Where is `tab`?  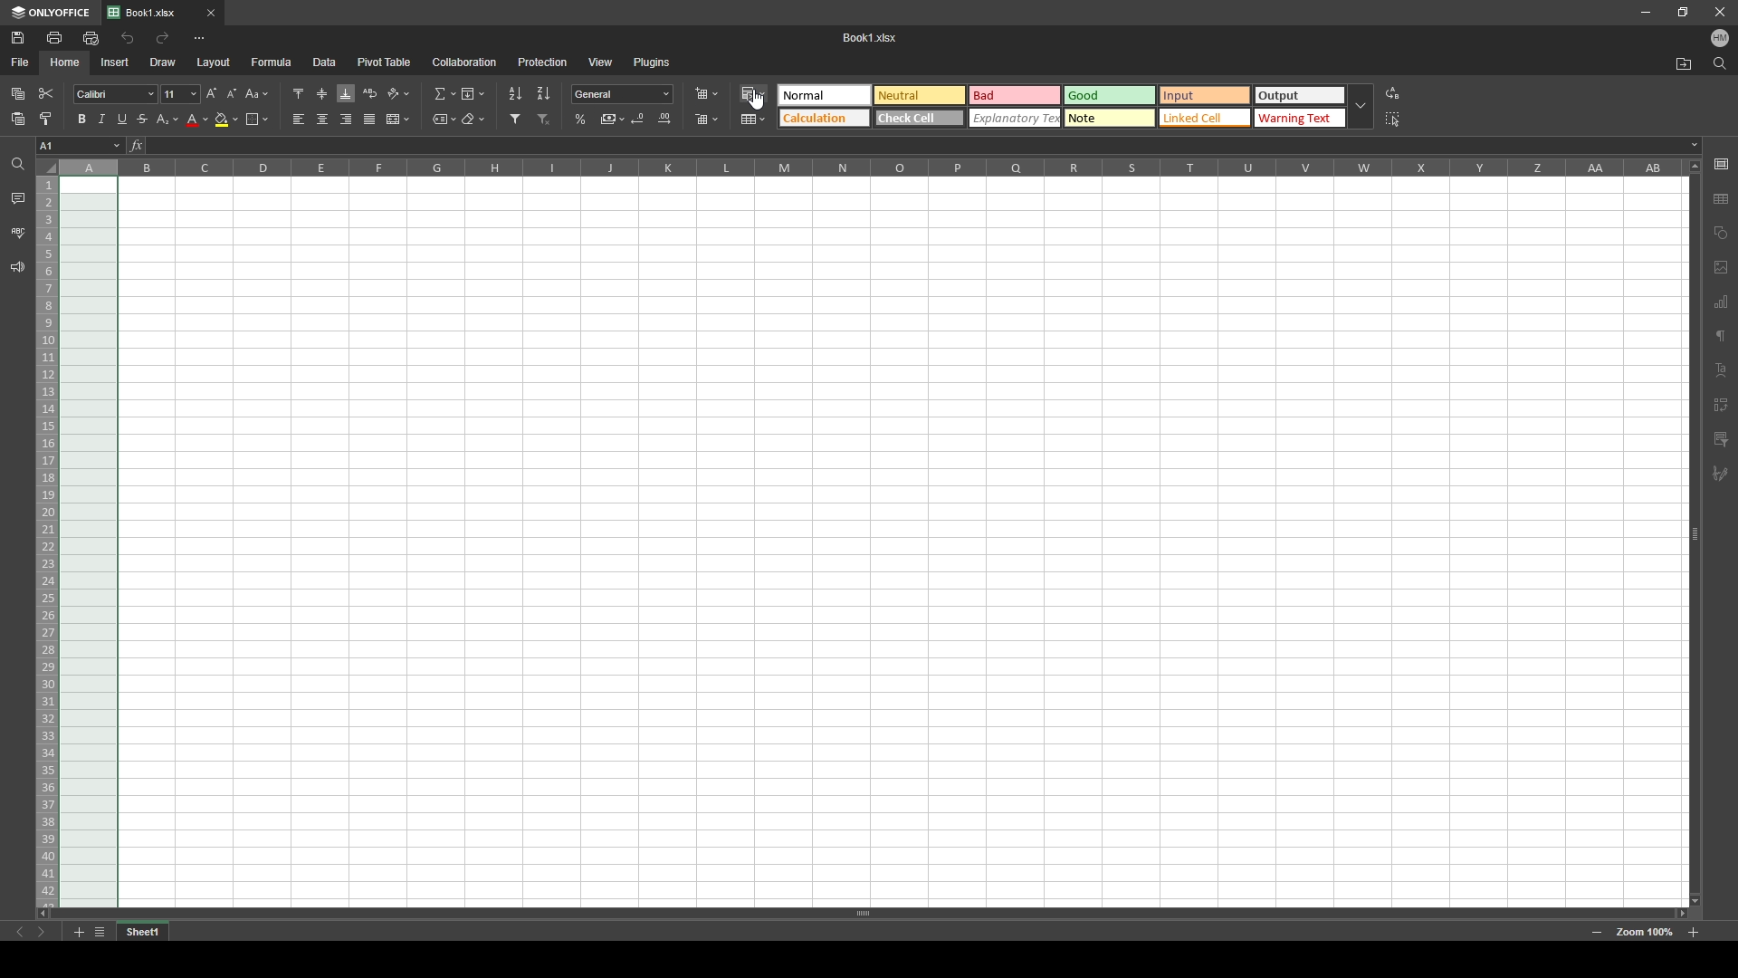 tab is located at coordinates (151, 14).